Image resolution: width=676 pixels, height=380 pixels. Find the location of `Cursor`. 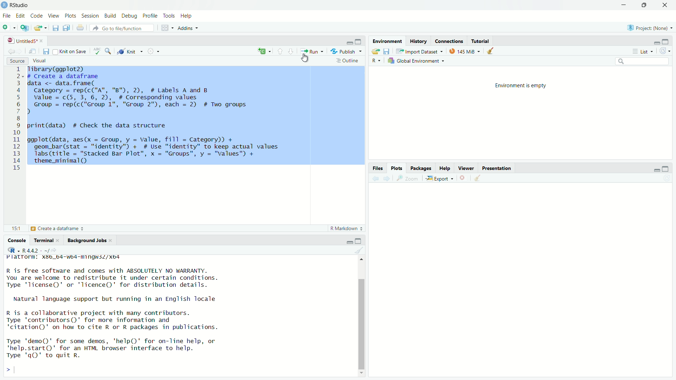

Cursor is located at coordinates (303, 60).